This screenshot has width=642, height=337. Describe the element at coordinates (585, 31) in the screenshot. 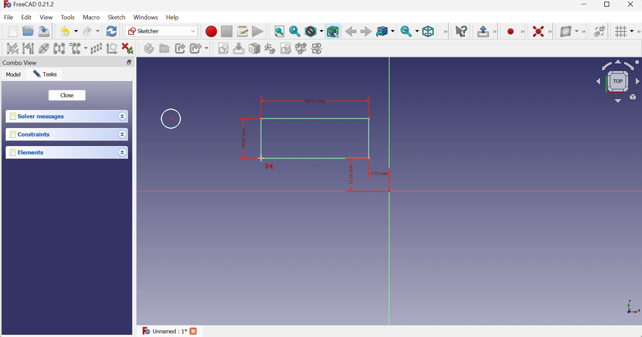

I see `[Sketcher B-spline tools]` at that location.